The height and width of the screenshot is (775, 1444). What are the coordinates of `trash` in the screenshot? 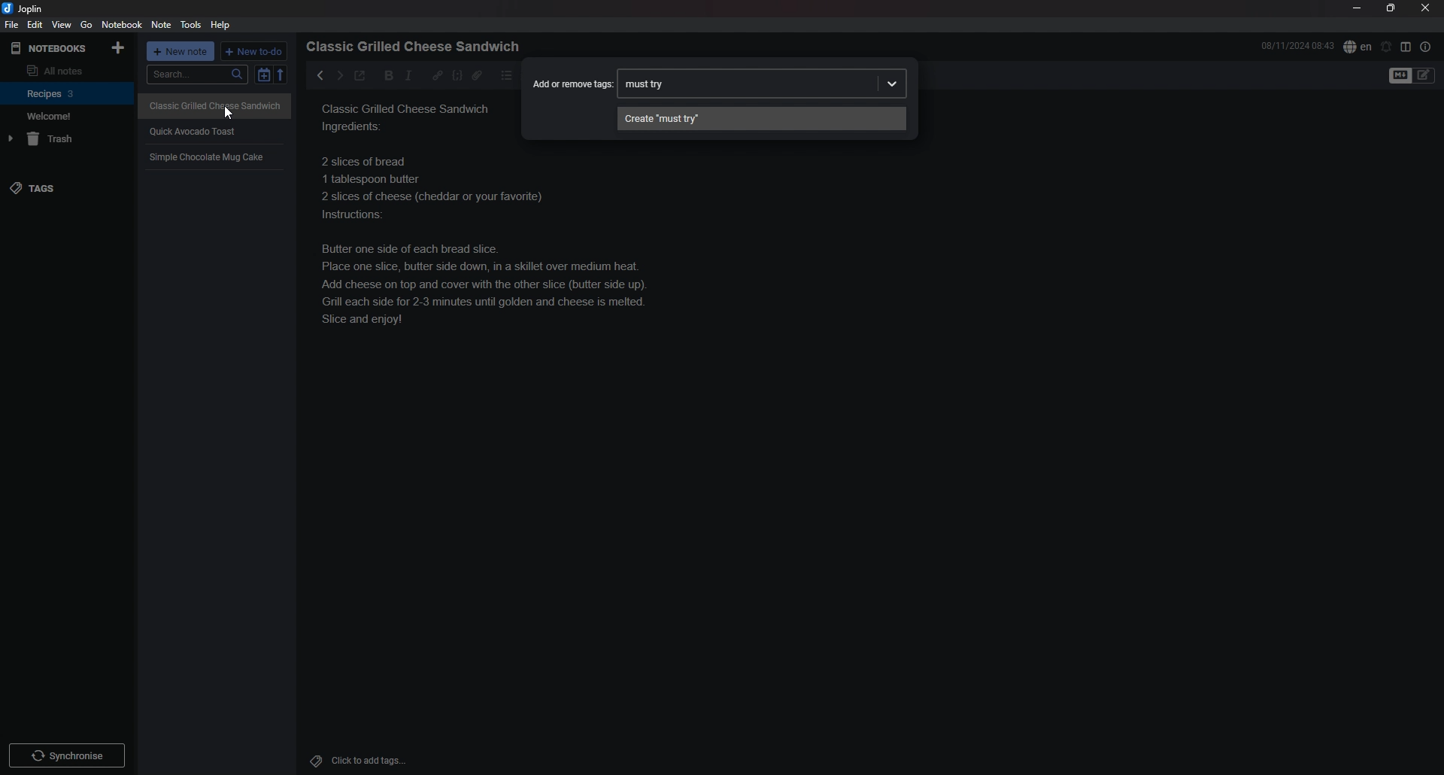 It's located at (68, 139).